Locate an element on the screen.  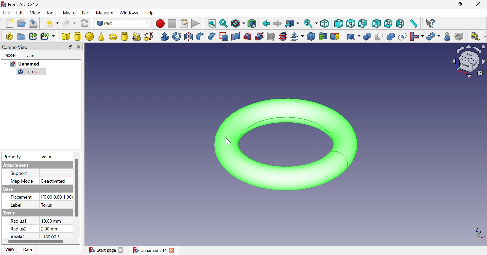
-180.00° is located at coordinates (51, 237).